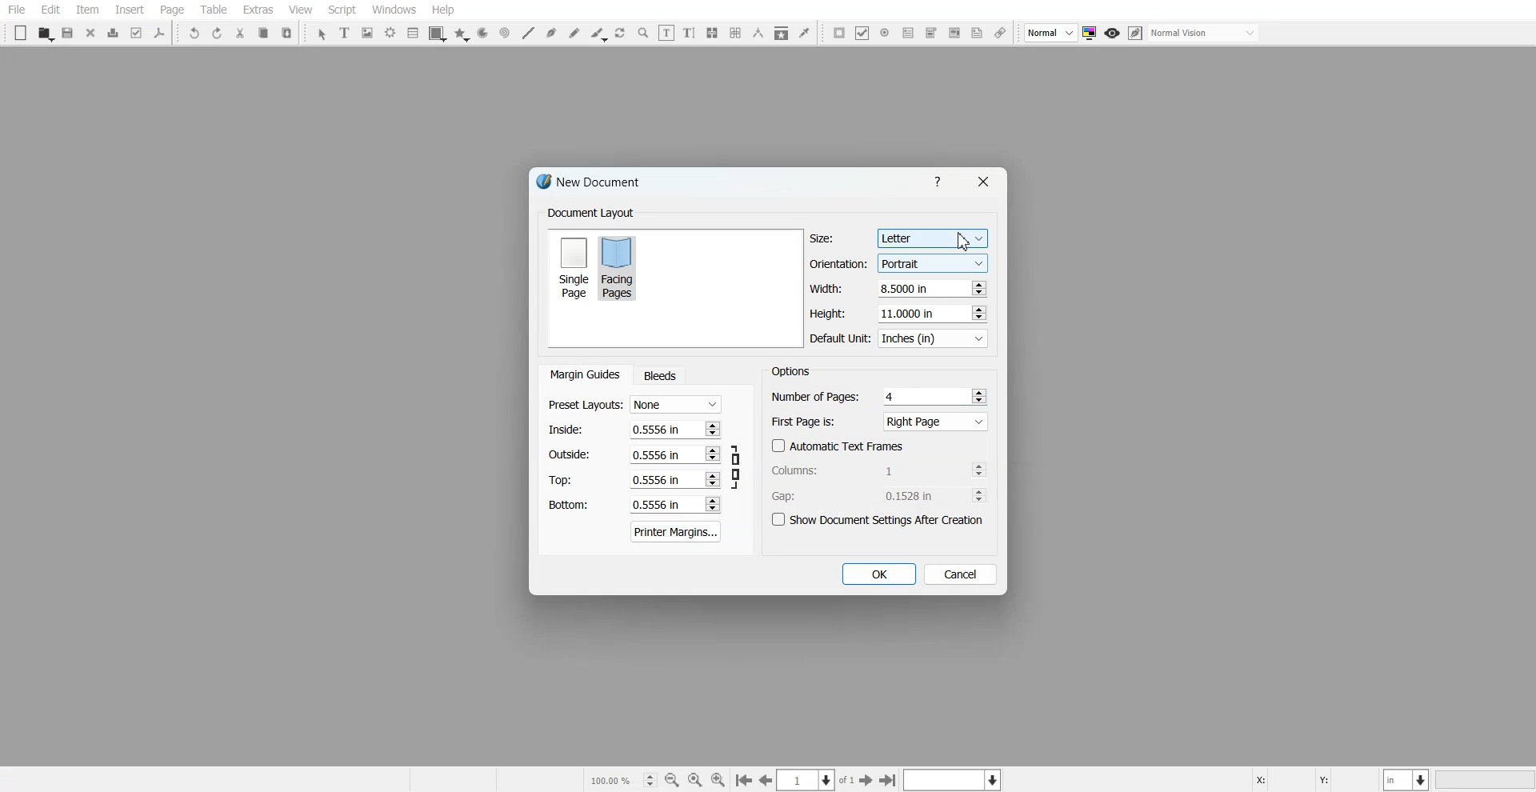 The width and height of the screenshot is (1536, 792). I want to click on Table, so click(213, 10).